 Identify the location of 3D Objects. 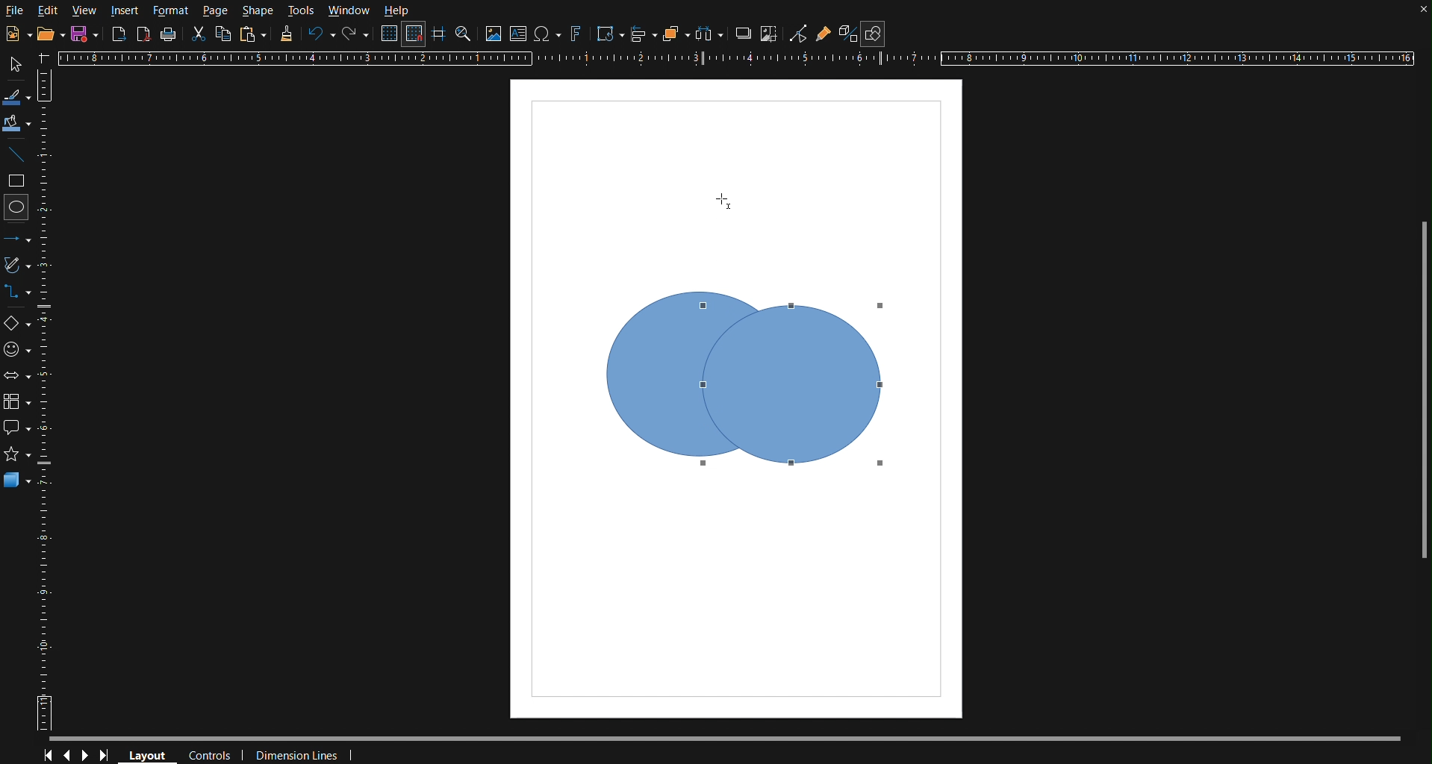
(22, 481).